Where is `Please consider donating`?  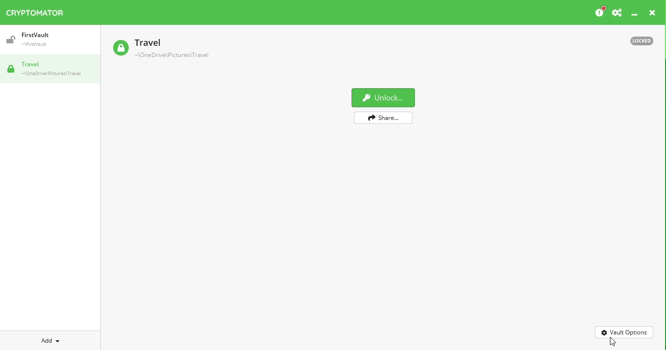
Please consider donating is located at coordinates (597, 12).